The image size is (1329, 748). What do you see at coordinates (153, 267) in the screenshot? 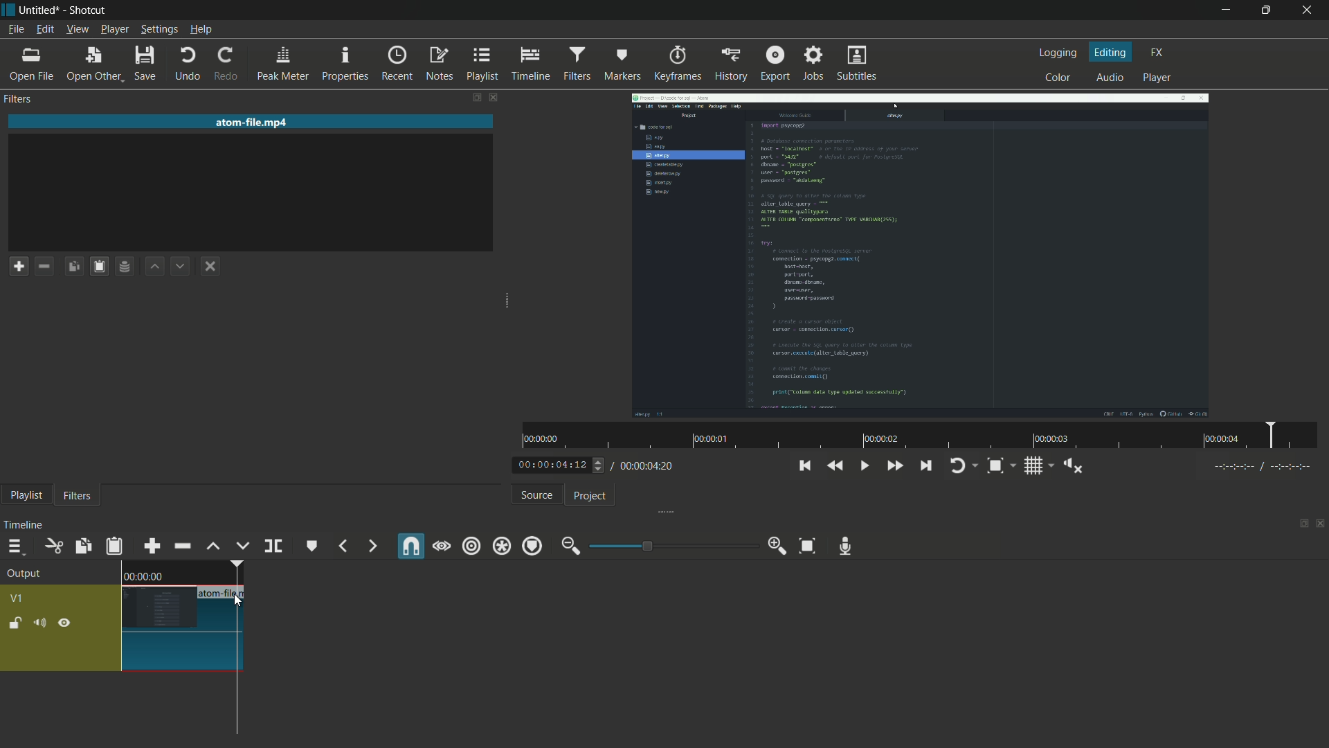
I see `move filter up` at bounding box center [153, 267].